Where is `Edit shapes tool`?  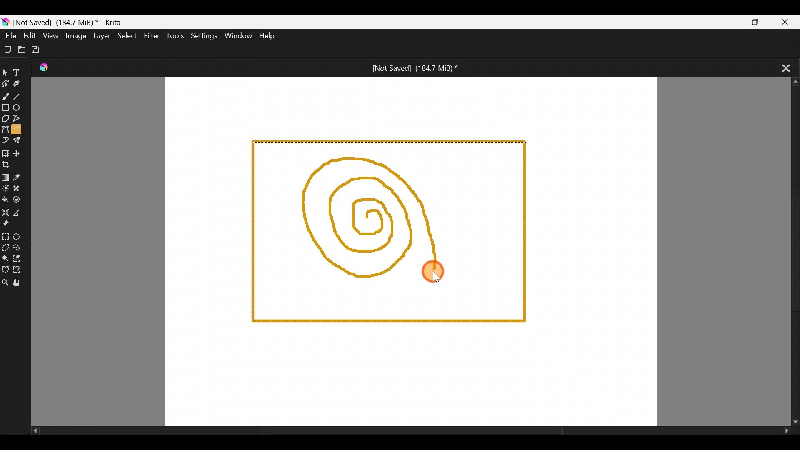 Edit shapes tool is located at coordinates (5, 84).